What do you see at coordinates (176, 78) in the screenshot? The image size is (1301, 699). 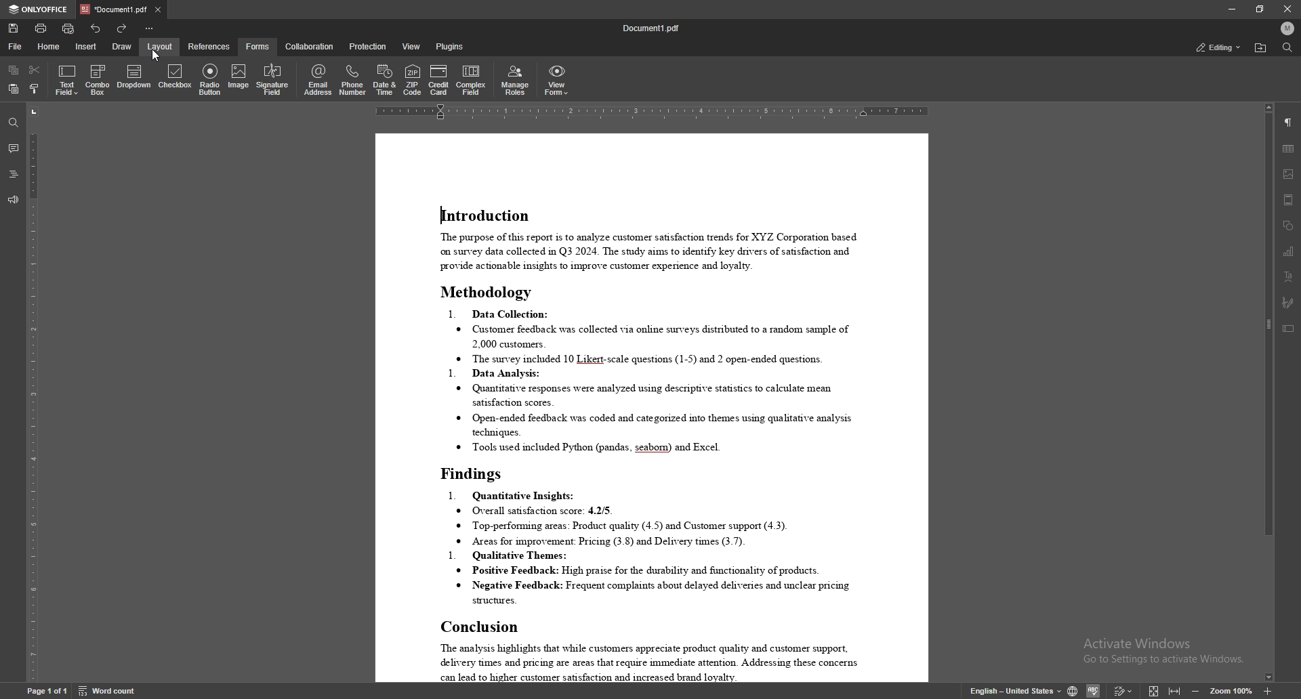 I see `checkbox` at bounding box center [176, 78].